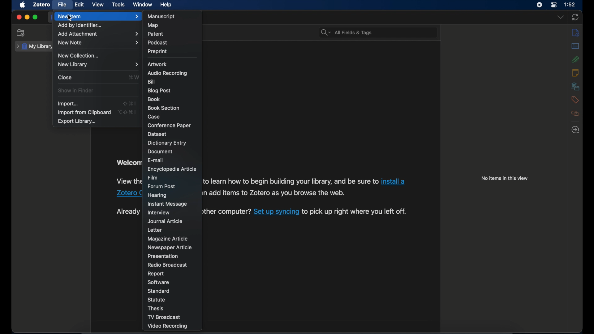 This screenshot has width=594, height=334. Describe the element at coordinates (156, 160) in the screenshot. I see `e-mail` at that location.